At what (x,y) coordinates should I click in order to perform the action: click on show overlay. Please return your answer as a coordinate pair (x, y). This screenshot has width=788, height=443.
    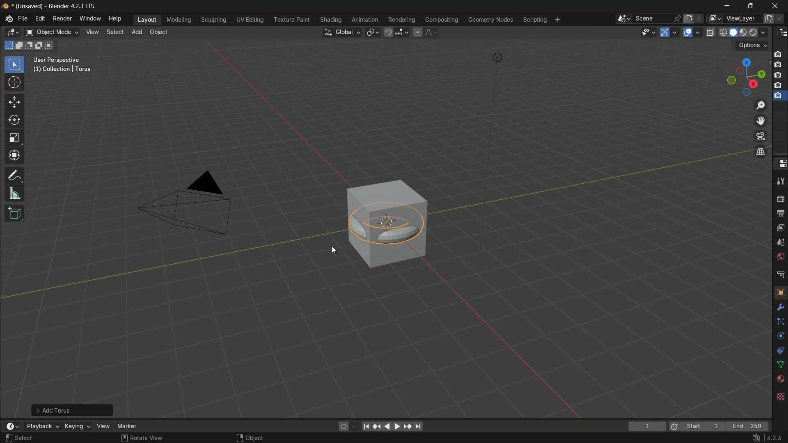
    Looking at the image, I should click on (687, 32).